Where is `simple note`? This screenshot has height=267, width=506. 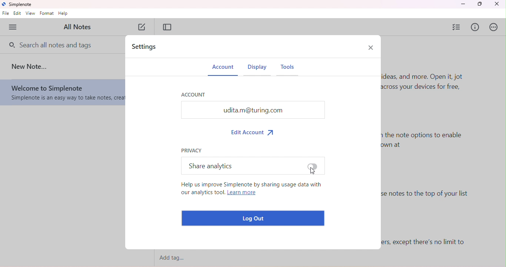 simple note is located at coordinates (19, 4).